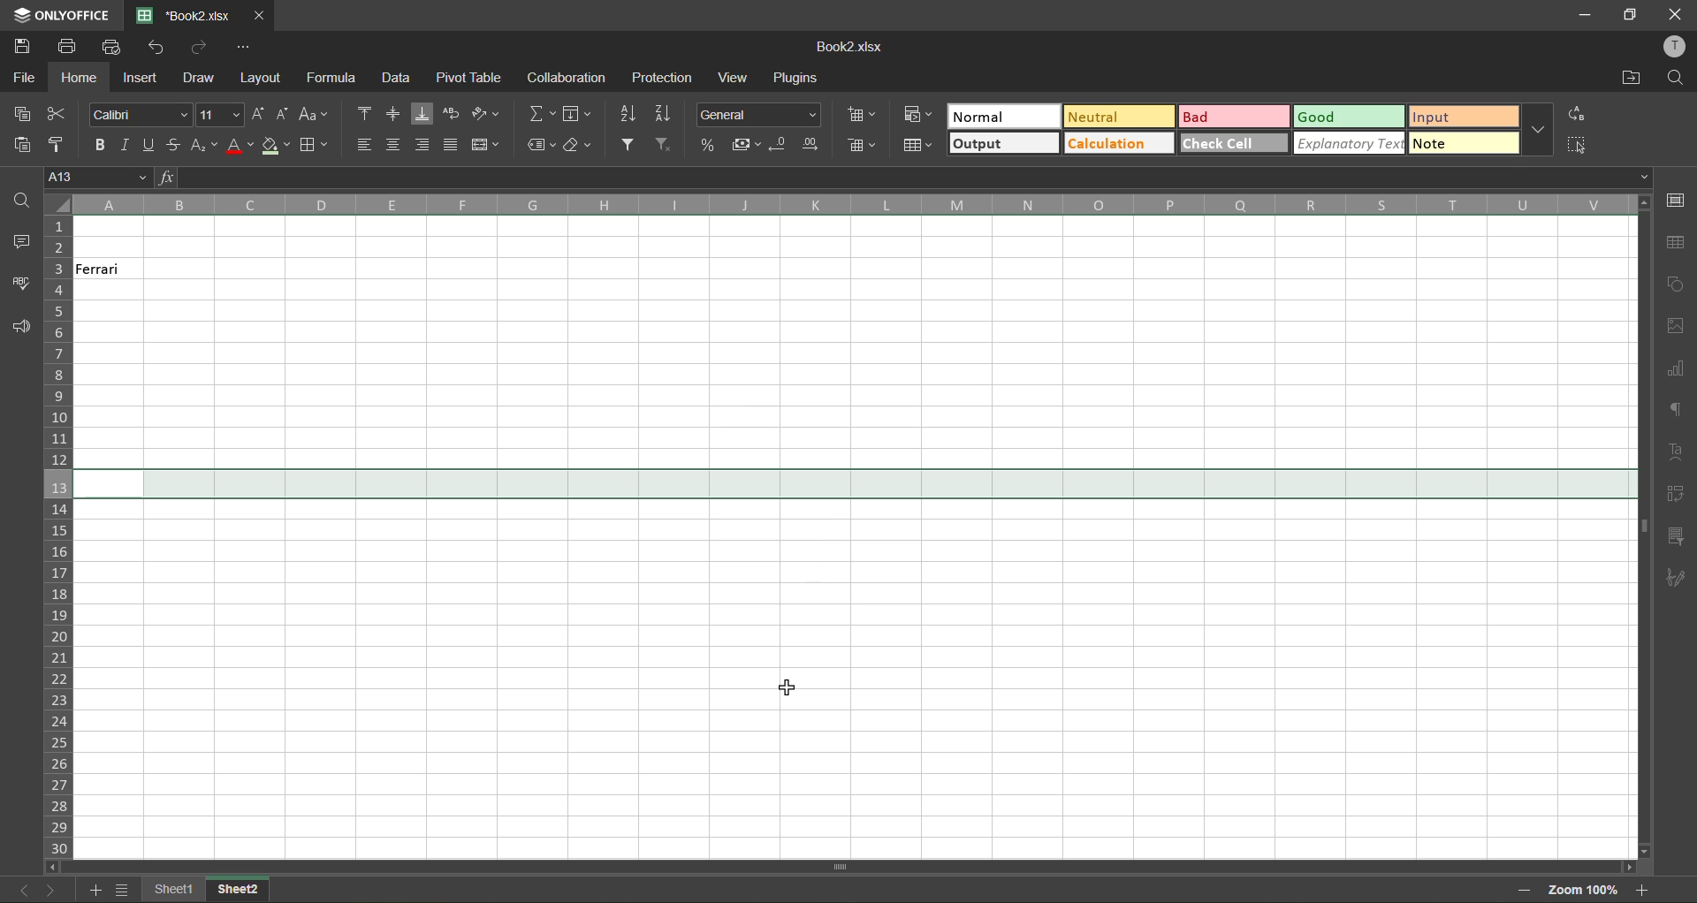 The image size is (1697, 903). What do you see at coordinates (1461, 141) in the screenshot?
I see `note` at bounding box center [1461, 141].